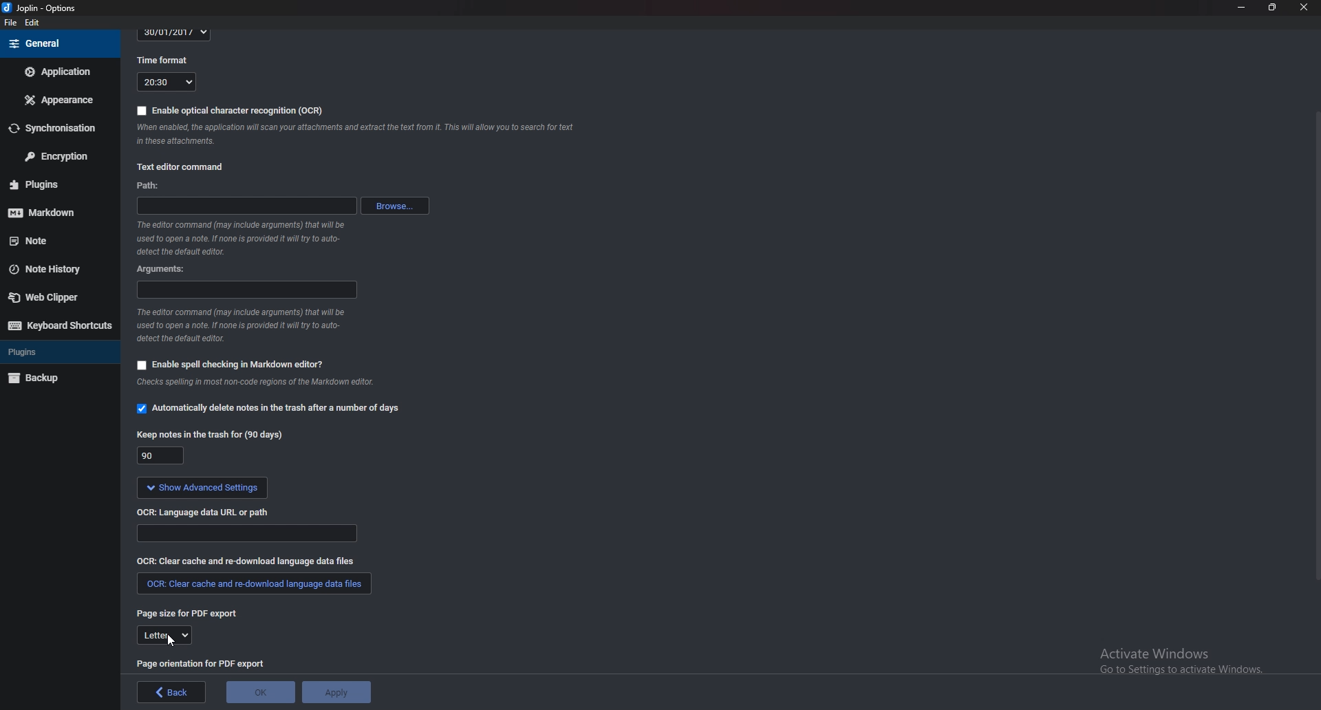  What do you see at coordinates (203, 663) in the screenshot?
I see `page orientation for P D F export` at bounding box center [203, 663].